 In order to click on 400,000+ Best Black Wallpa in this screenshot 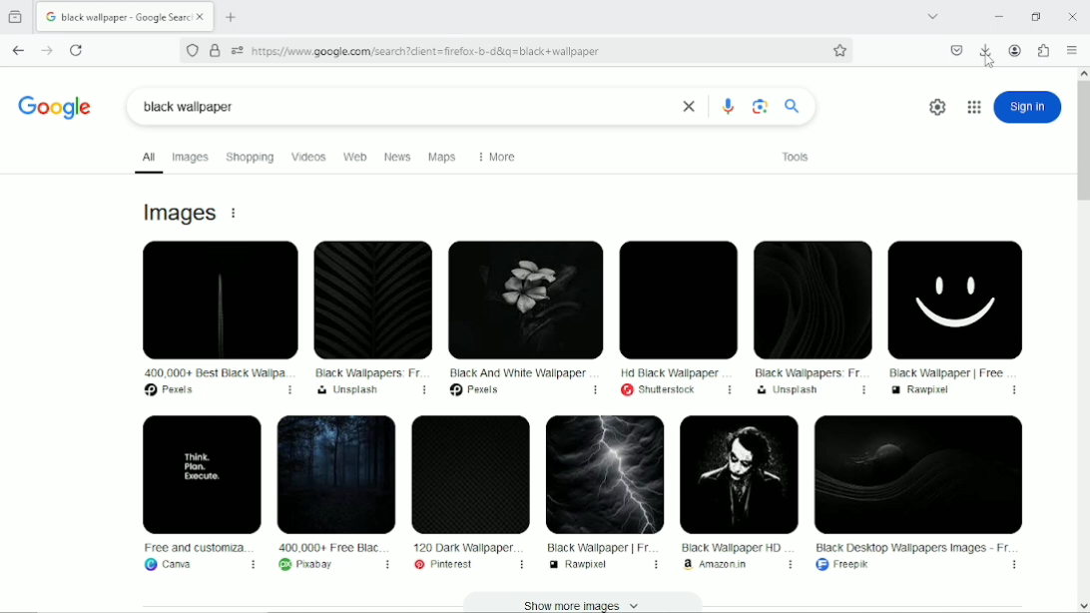, I will do `click(214, 317)`.